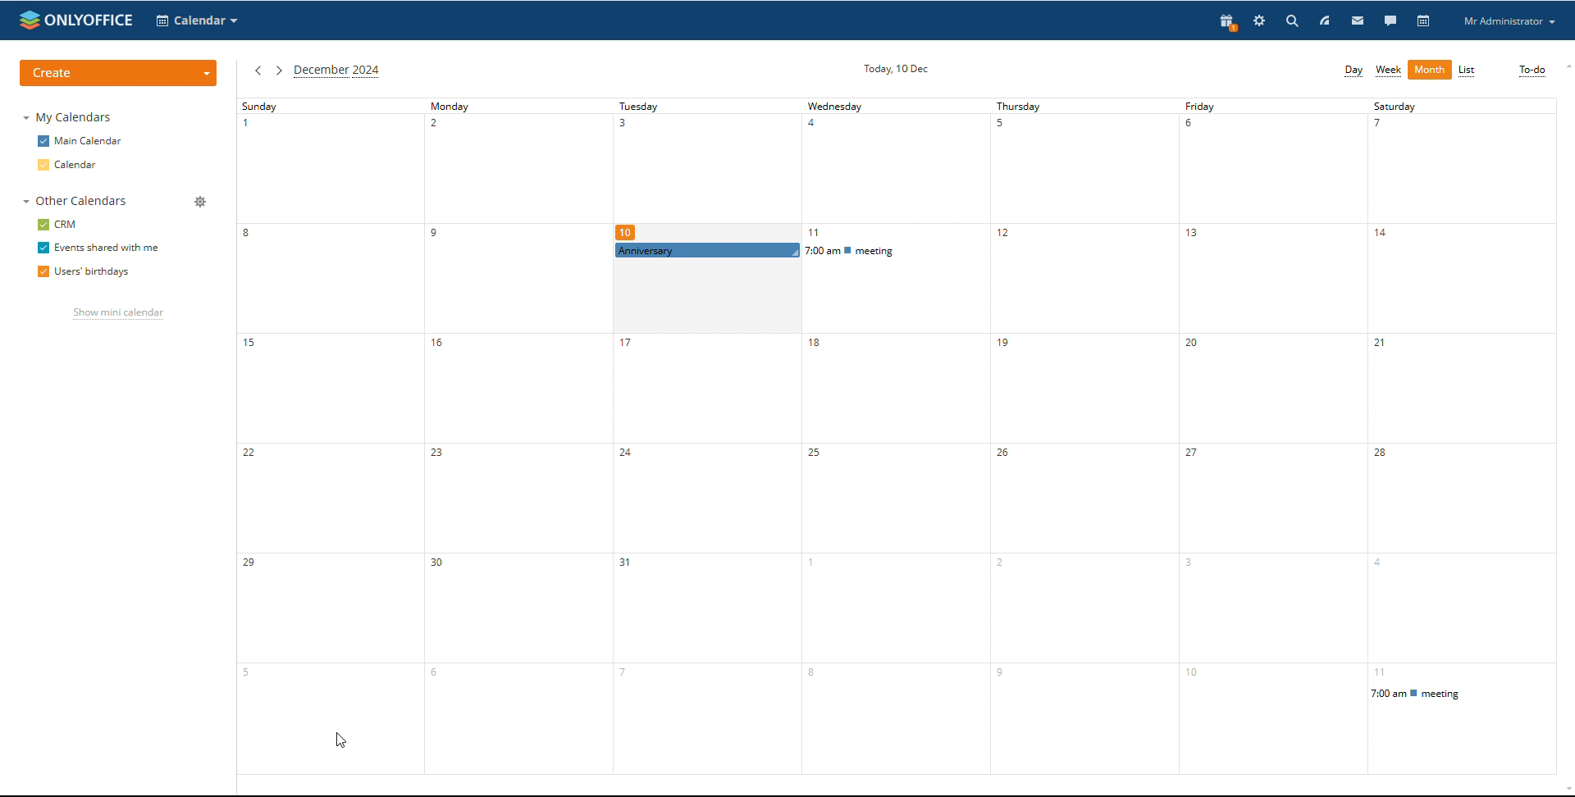  I want to click on my calendars, so click(66, 116).